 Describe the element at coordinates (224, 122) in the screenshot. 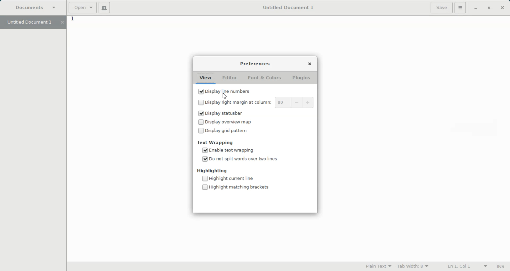

I see `(un)check Disable Display oversize map` at that location.